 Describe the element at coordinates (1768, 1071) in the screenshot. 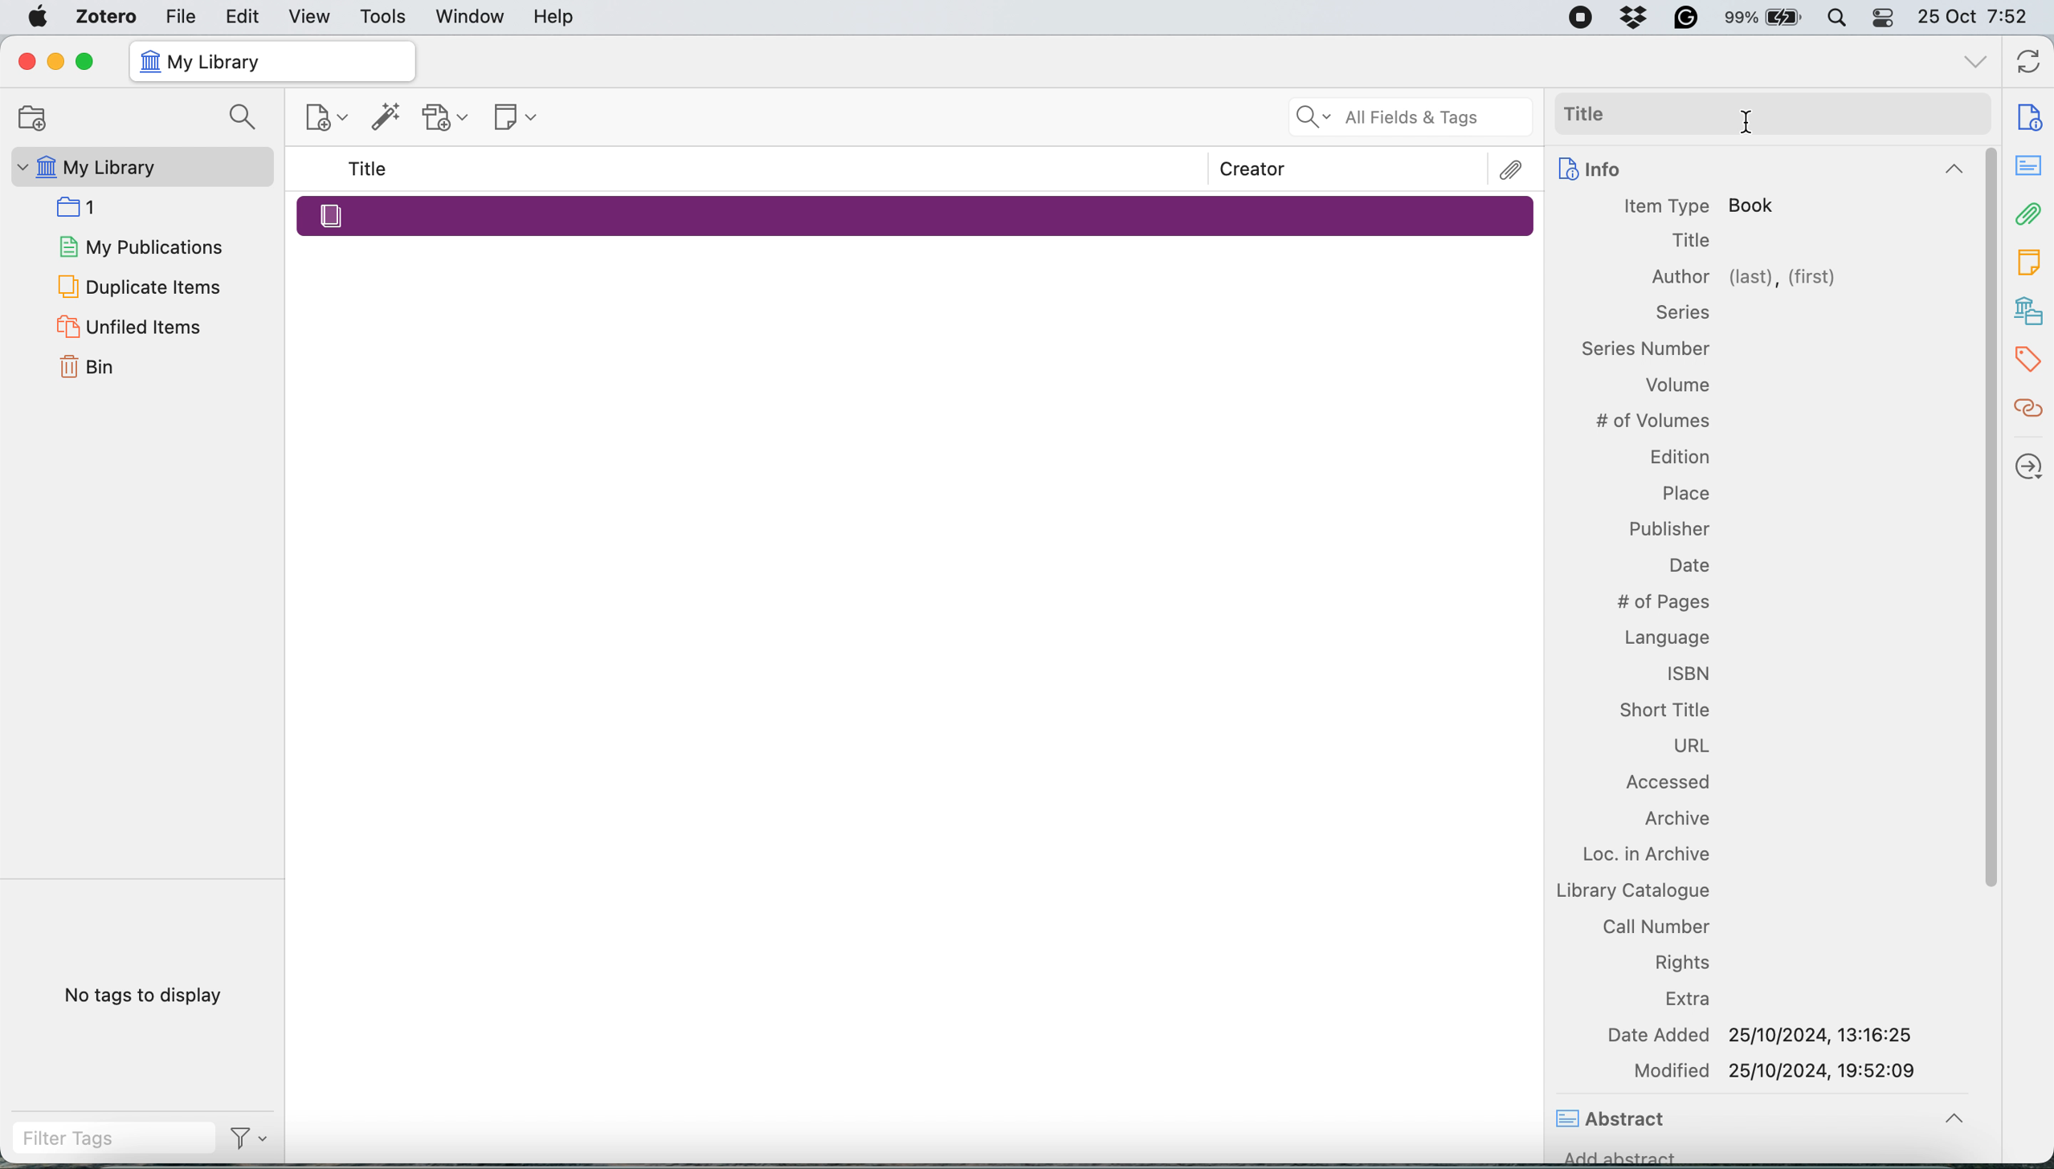

I see `Modified 25/10/2024, 19:52:09` at that location.